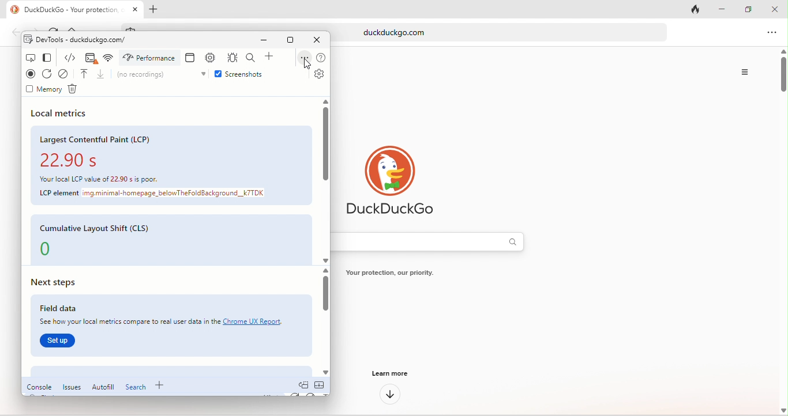 This screenshot has width=788, height=416. I want to click on screenshots, so click(250, 74).